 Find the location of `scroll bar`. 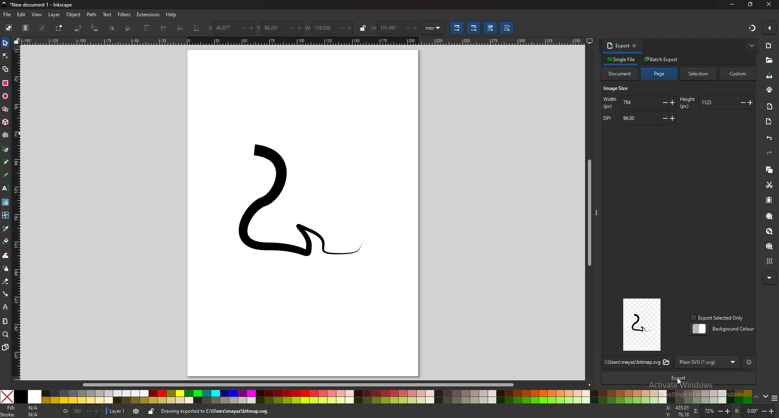

scroll bar is located at coordinates (588, 211).